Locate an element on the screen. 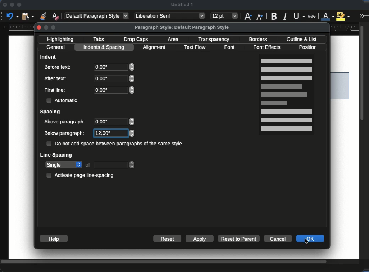 This screenshot has height=272, width=369. general  is located at coordinates (56, 47).